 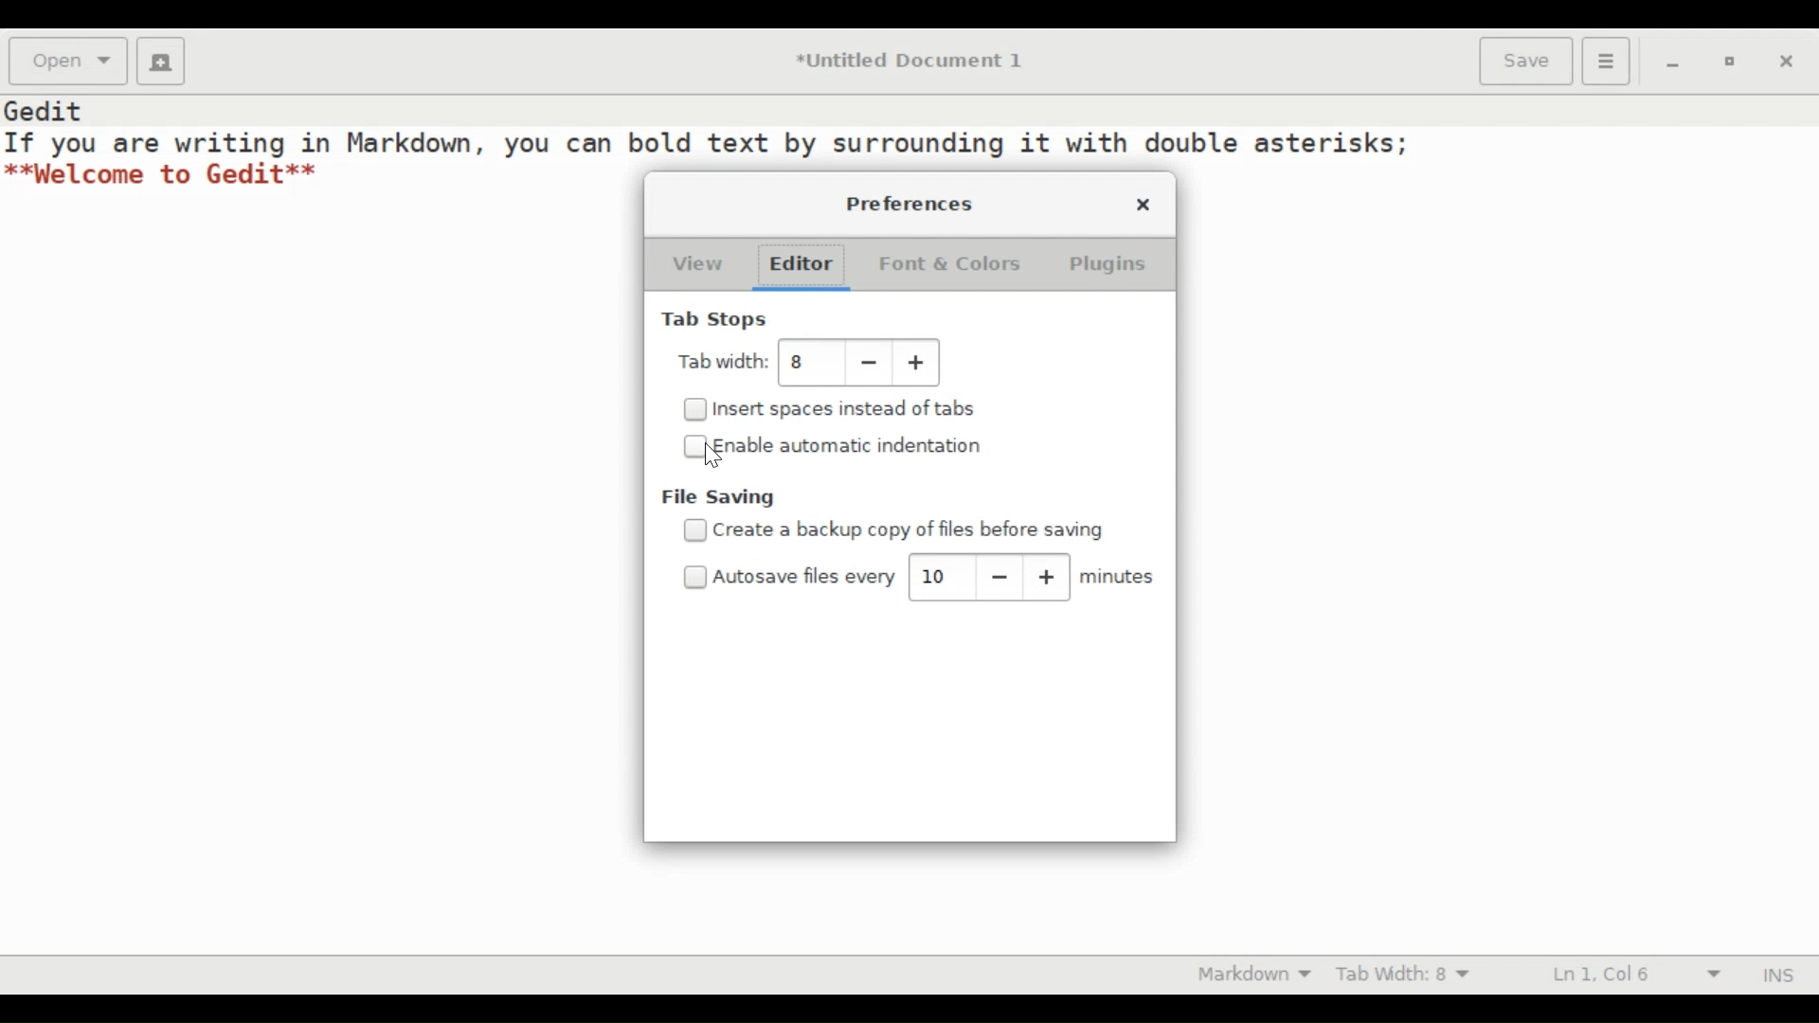 I want to click on restore, so click(x=1730, y=63).